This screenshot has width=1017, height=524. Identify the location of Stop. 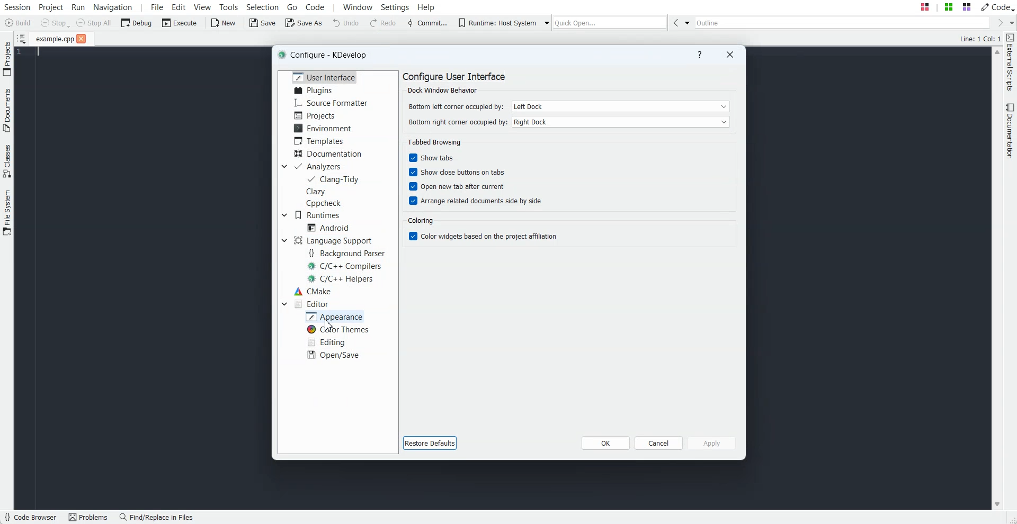
(55, 23).